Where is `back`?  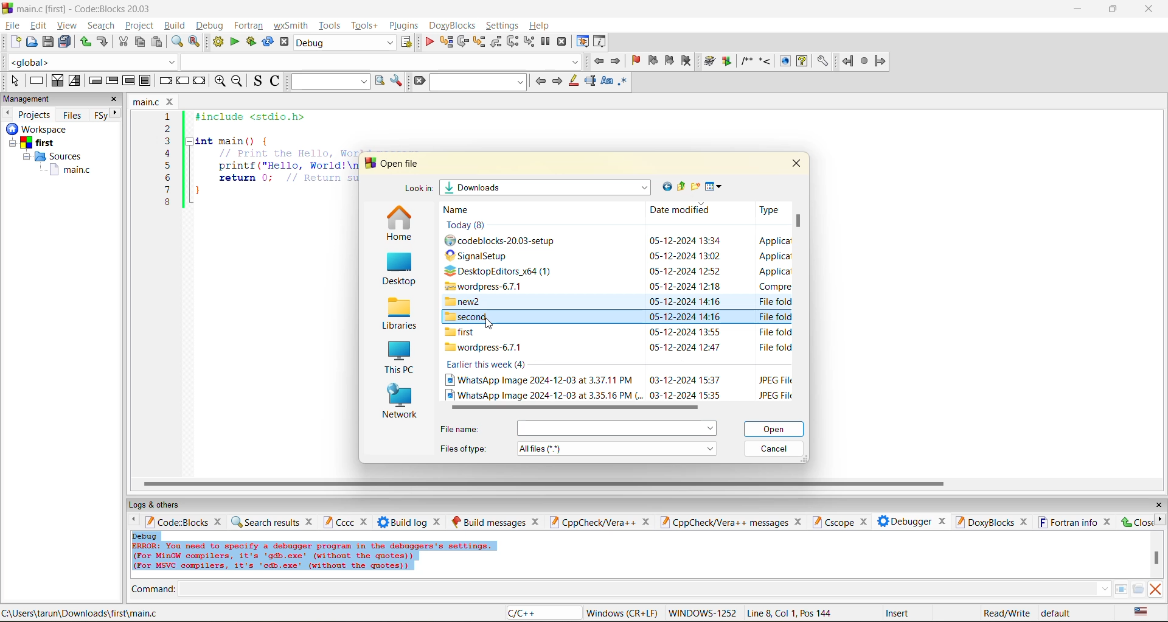 back is located at coordinates (849, 61).